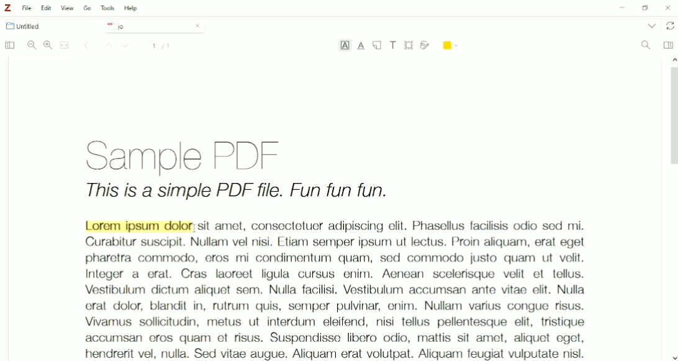  Describe the element at coordinates (237, 192) in the screenshot. I see `This is a simple PDF file. Fun fun fun.` at that location.